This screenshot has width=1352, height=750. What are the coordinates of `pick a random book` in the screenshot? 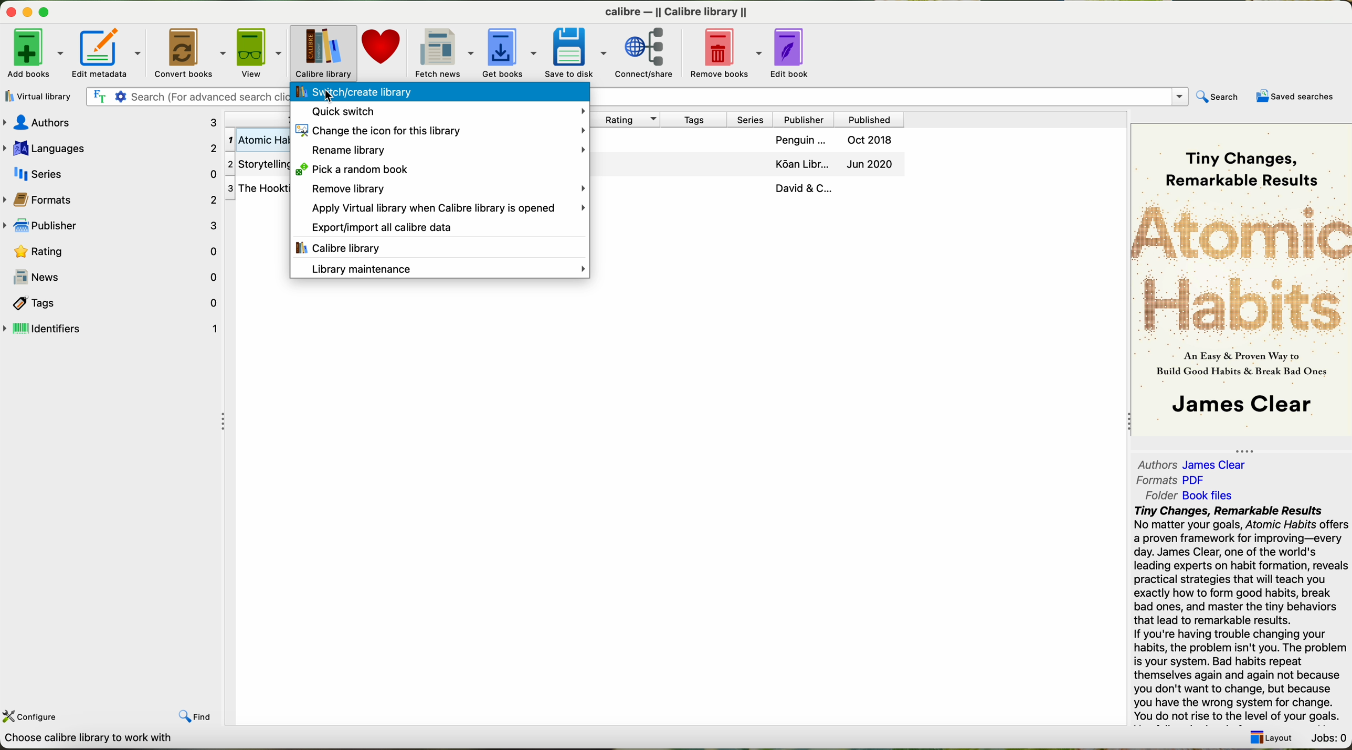 It's located at (358, 170).